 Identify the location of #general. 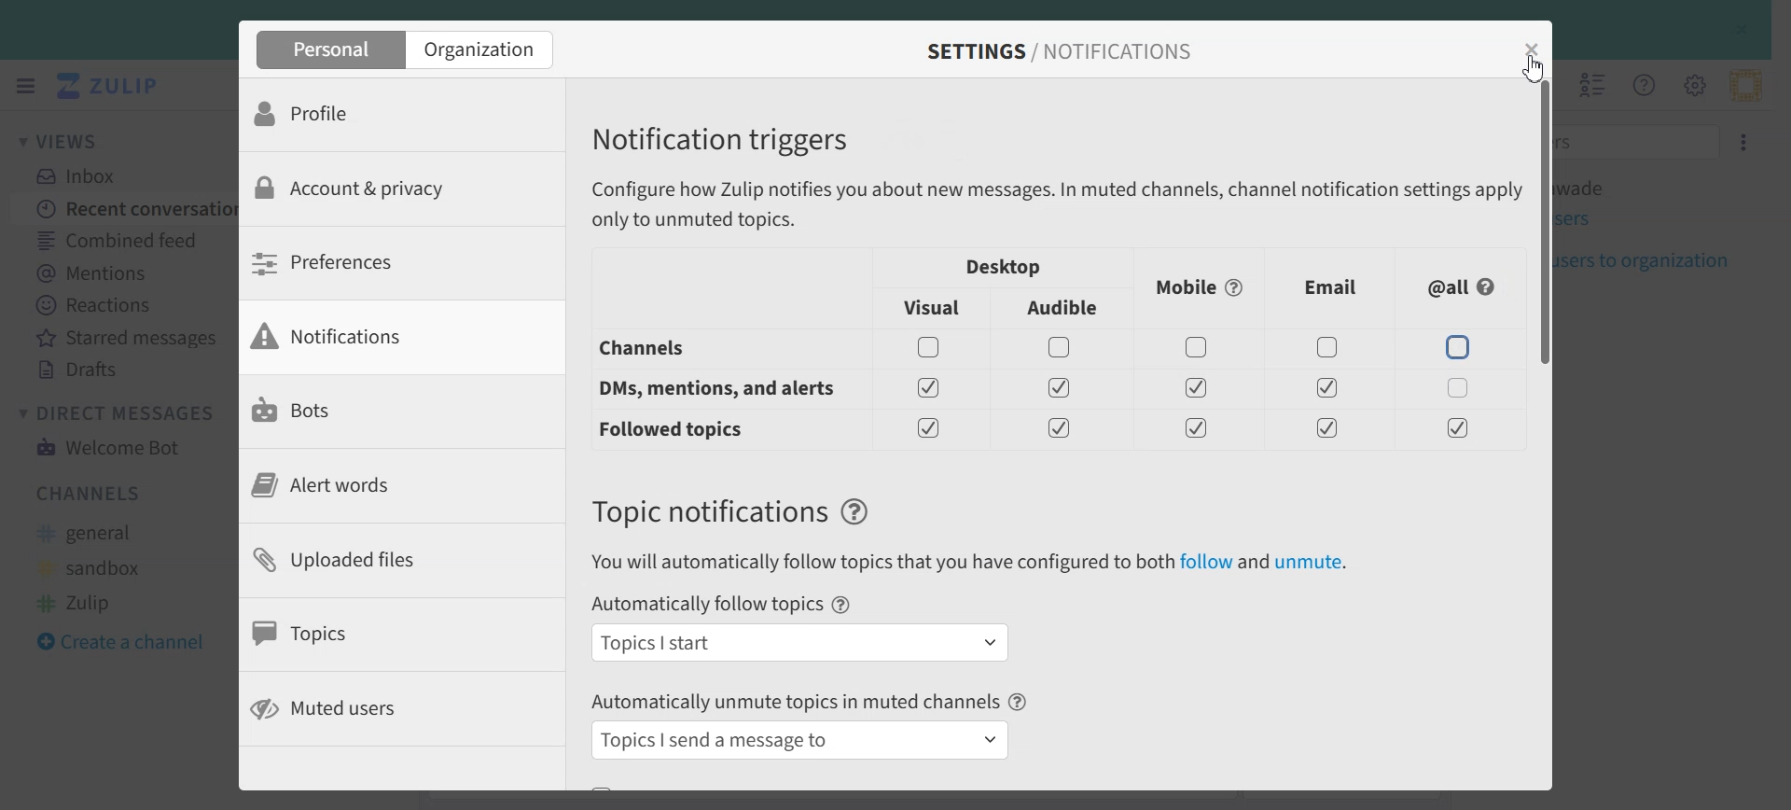
(94, 534).